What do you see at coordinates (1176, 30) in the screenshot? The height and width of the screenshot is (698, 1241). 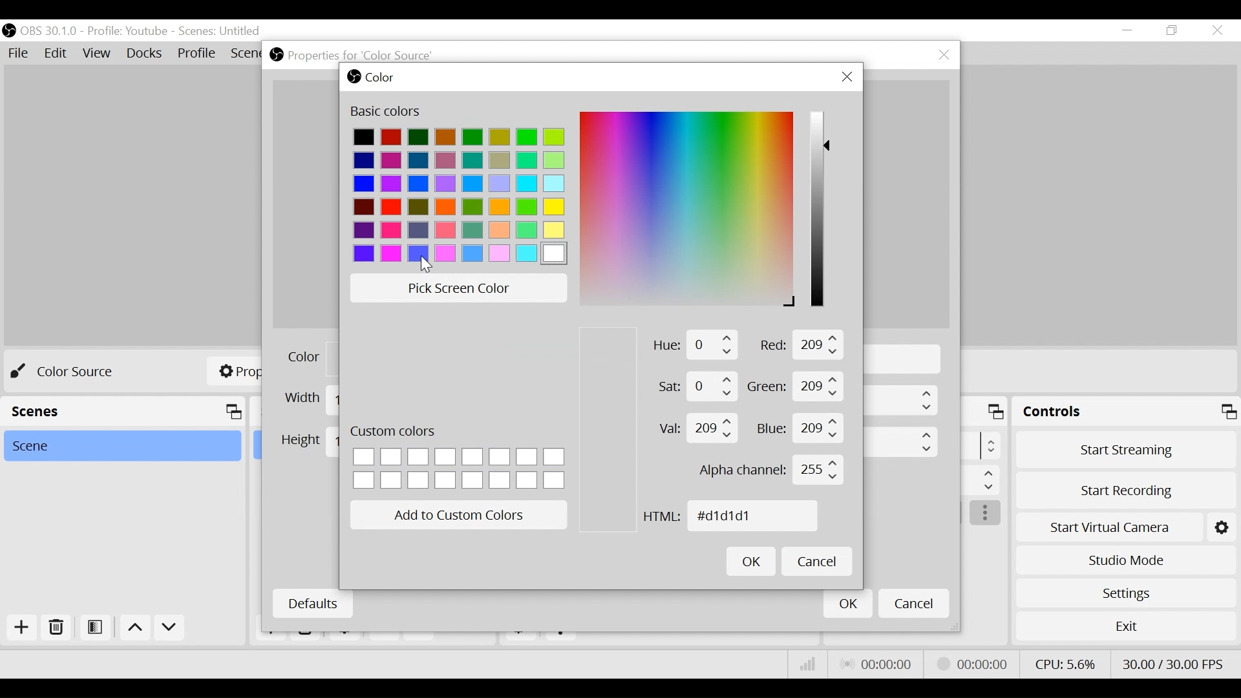 I see `Restore` at bounding box center [1176, 30].